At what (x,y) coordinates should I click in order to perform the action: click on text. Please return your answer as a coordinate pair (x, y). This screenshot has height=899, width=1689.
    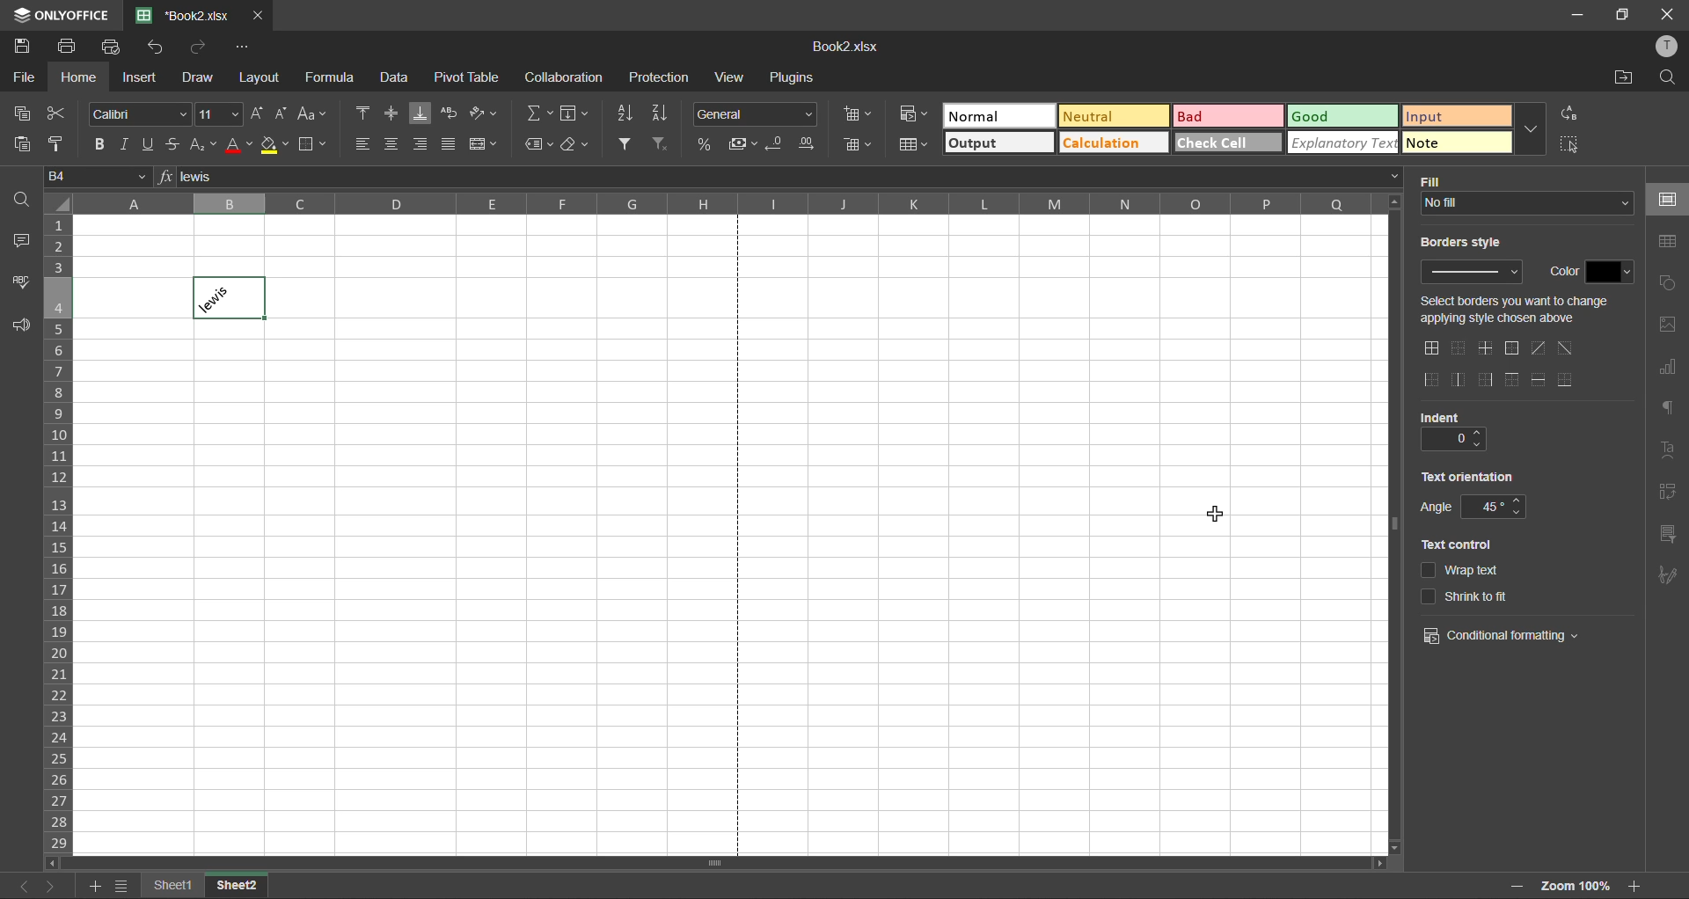
    Looking at the image, I should click on (1673, 451).